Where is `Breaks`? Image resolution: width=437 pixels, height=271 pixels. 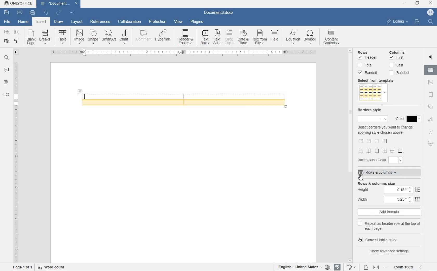
Breaks is located at coordinates (45, 37).